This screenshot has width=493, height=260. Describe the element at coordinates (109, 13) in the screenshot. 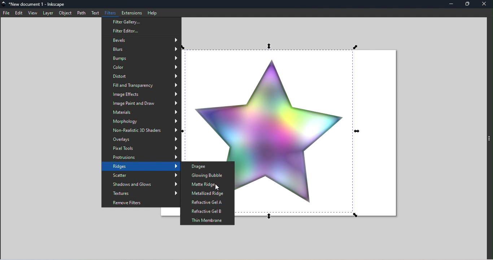

I see `Filters` at that location.